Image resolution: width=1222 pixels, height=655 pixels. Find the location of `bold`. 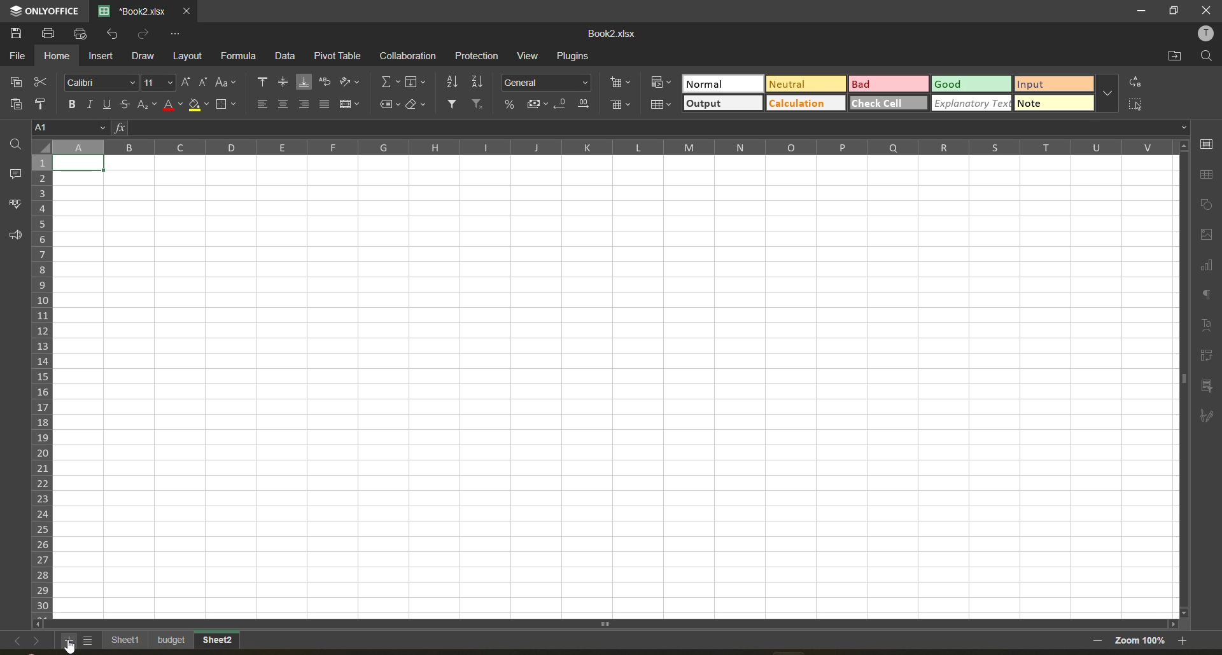

bold is located at coordinates (74, 105).